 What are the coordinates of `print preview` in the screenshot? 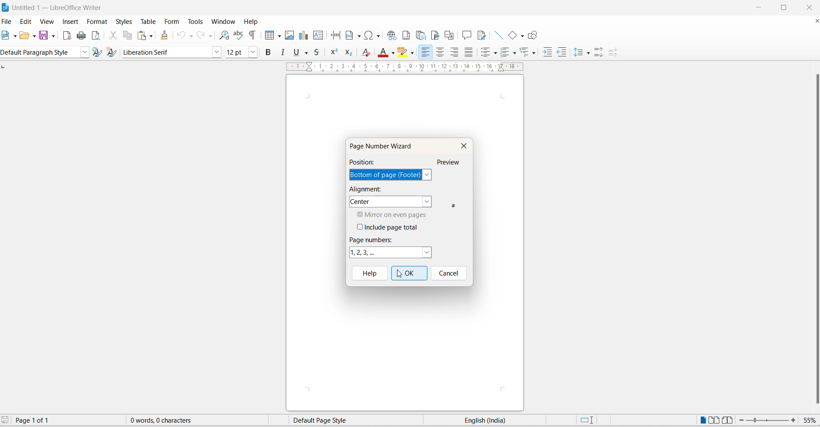 It's located at (97, 36).